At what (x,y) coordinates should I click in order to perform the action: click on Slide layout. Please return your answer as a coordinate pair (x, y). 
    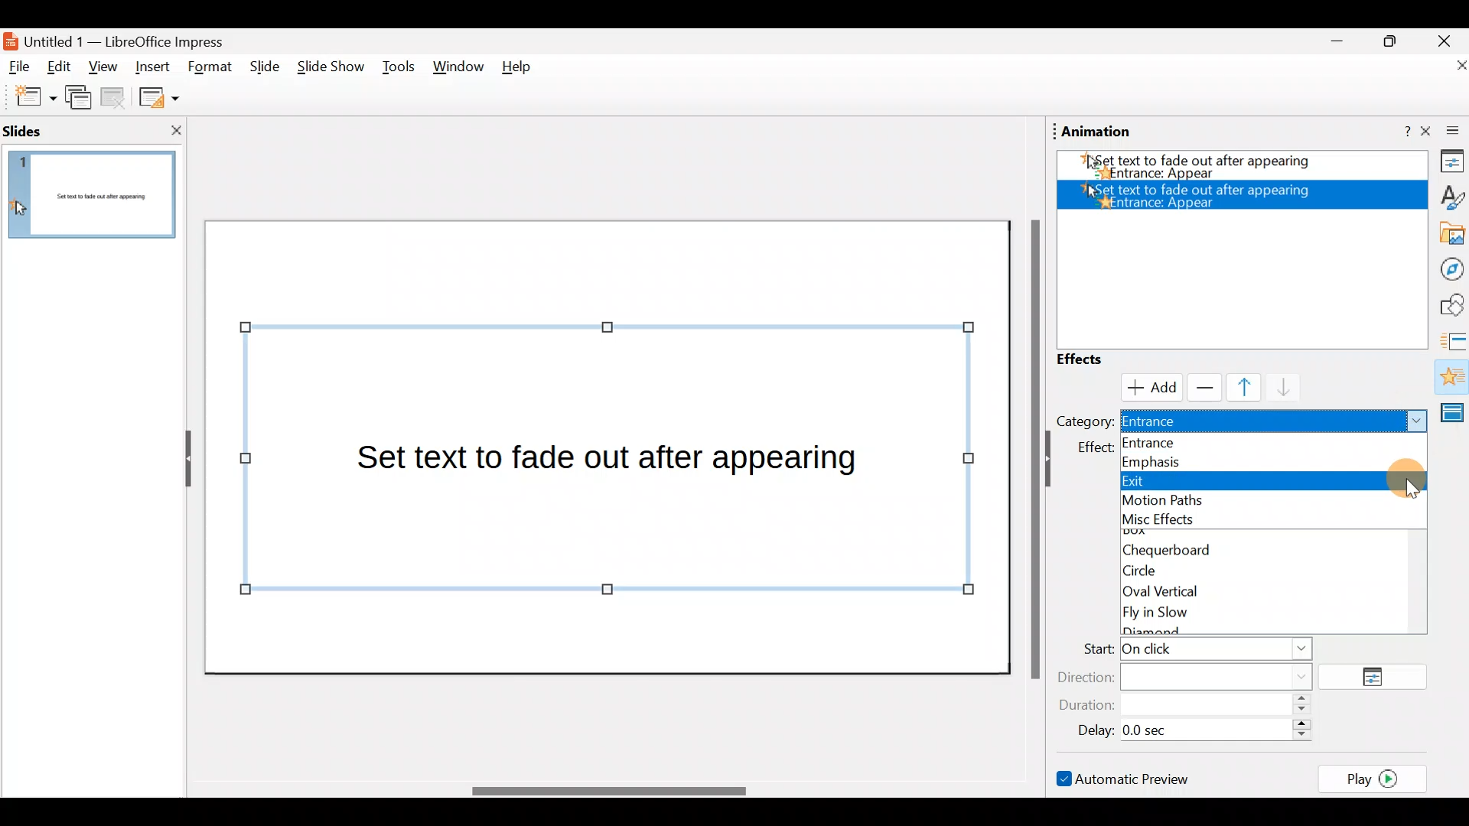
    Looking at the image, I should click on (158, 96).